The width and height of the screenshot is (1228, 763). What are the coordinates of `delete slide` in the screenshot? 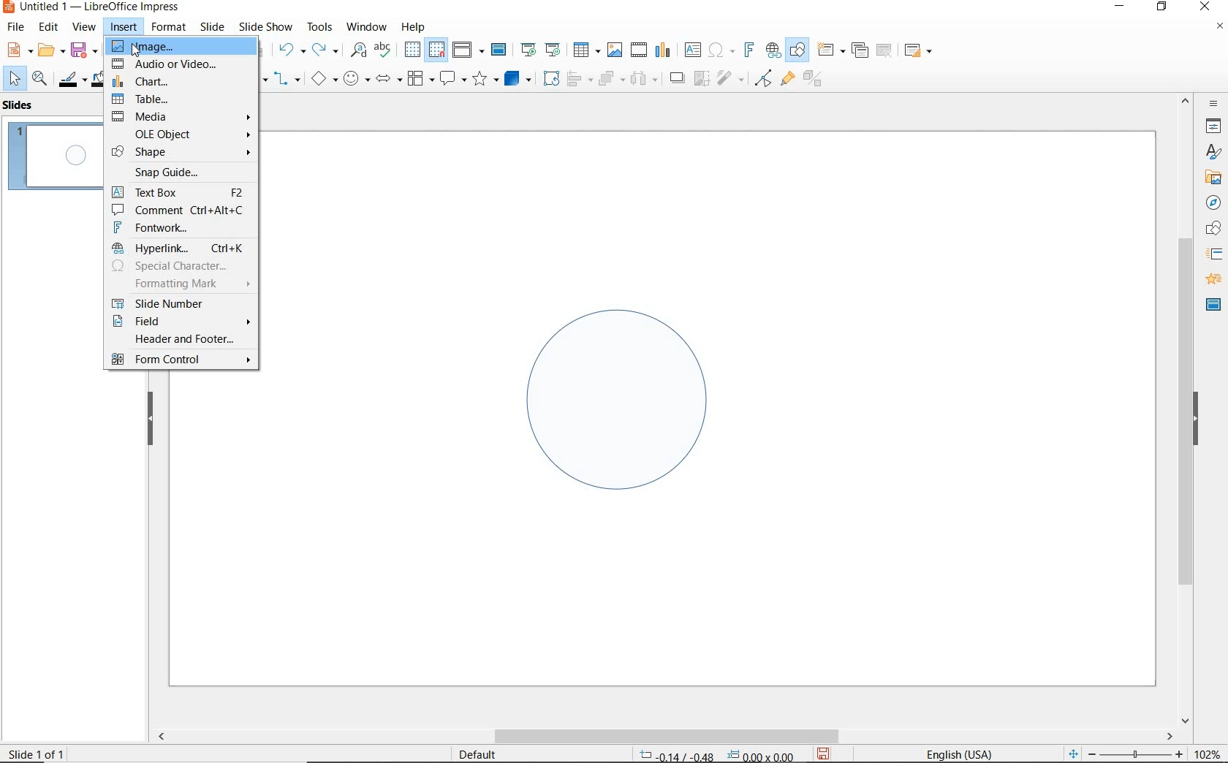 It's located at (884, 51).